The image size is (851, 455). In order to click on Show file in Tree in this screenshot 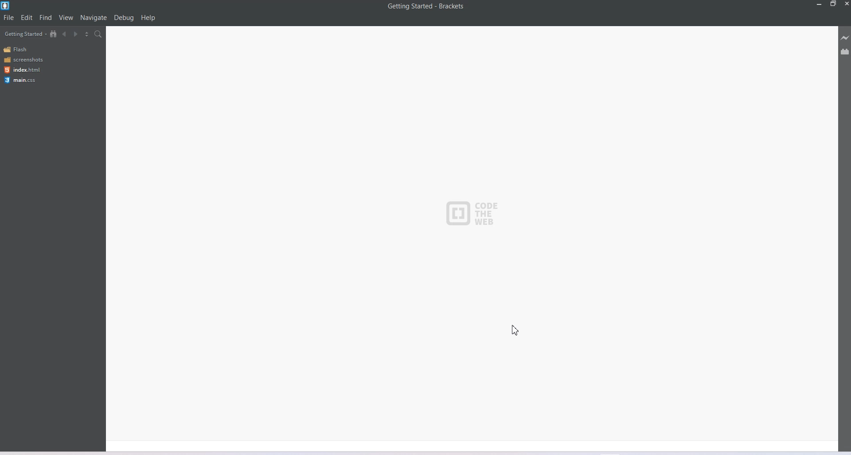, I will do `click(54, 33)`.